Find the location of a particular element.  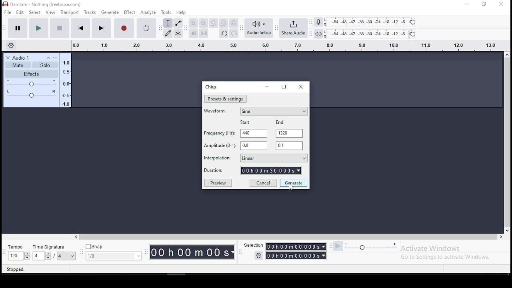

zoom toggle is located at coordinates (234, 23).